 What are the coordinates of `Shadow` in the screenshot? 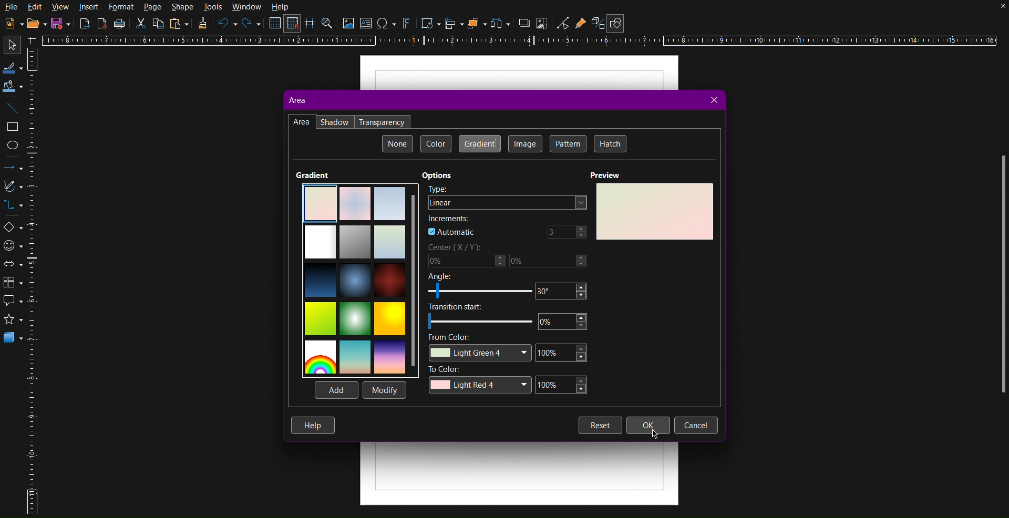 It's located at (335, 121).